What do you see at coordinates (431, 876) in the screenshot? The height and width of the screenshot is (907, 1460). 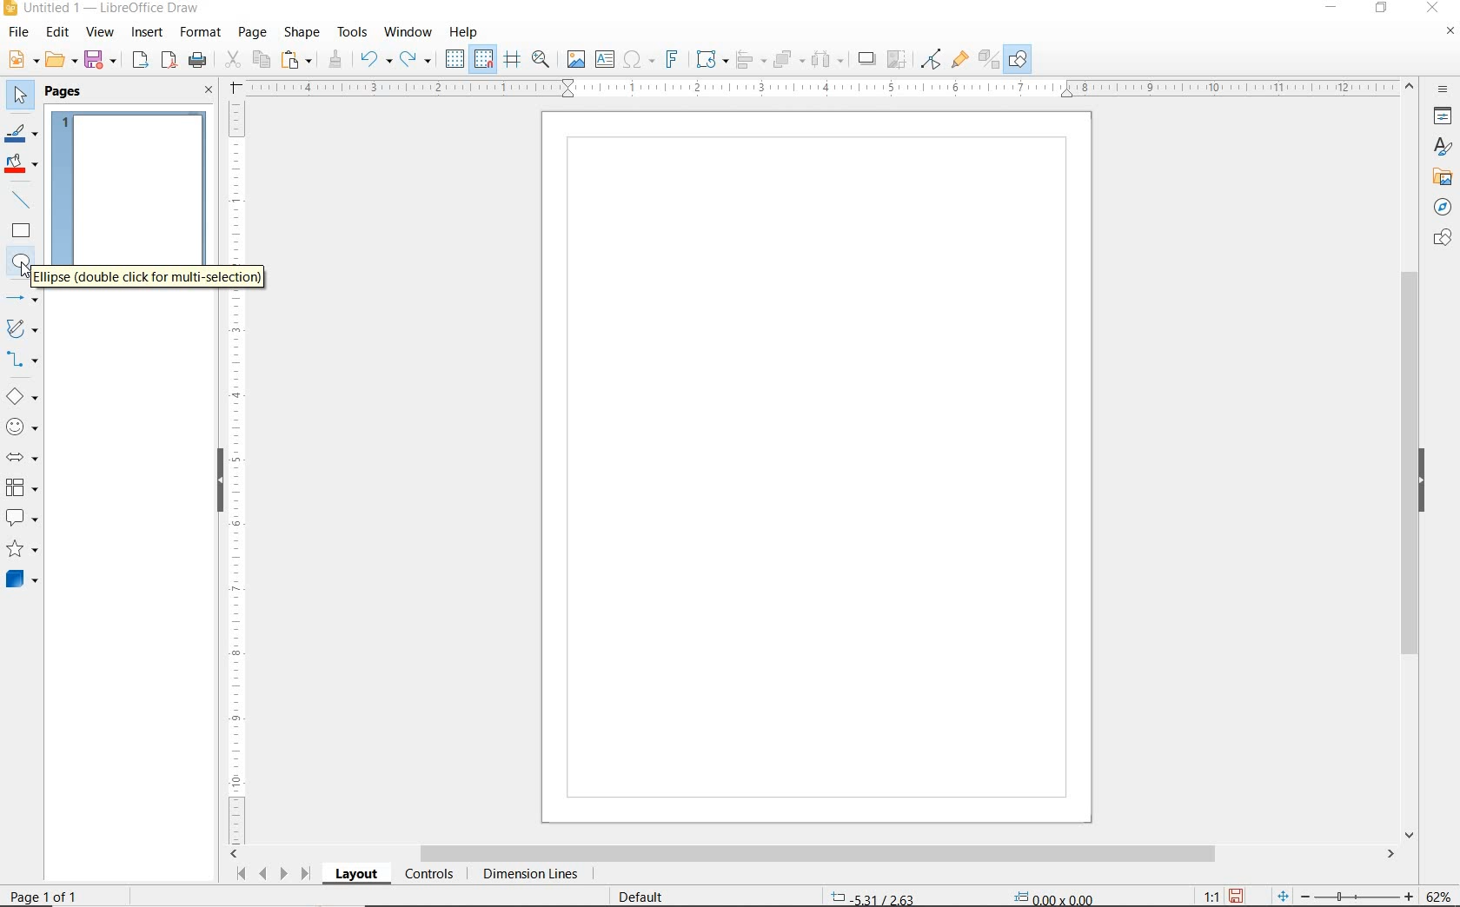 I see `CONTROLS` at bounding box center [431, 876].